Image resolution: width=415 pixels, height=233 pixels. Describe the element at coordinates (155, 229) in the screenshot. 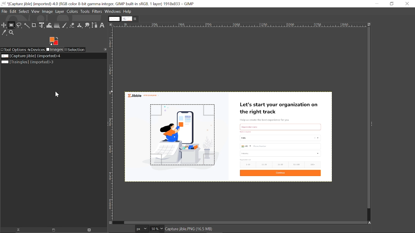

I see `Current zoom` at that location.